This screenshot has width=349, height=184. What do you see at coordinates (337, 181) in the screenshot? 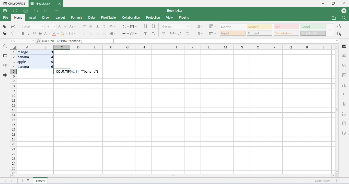
I see `zoom out` at bounding box center [337, 181].